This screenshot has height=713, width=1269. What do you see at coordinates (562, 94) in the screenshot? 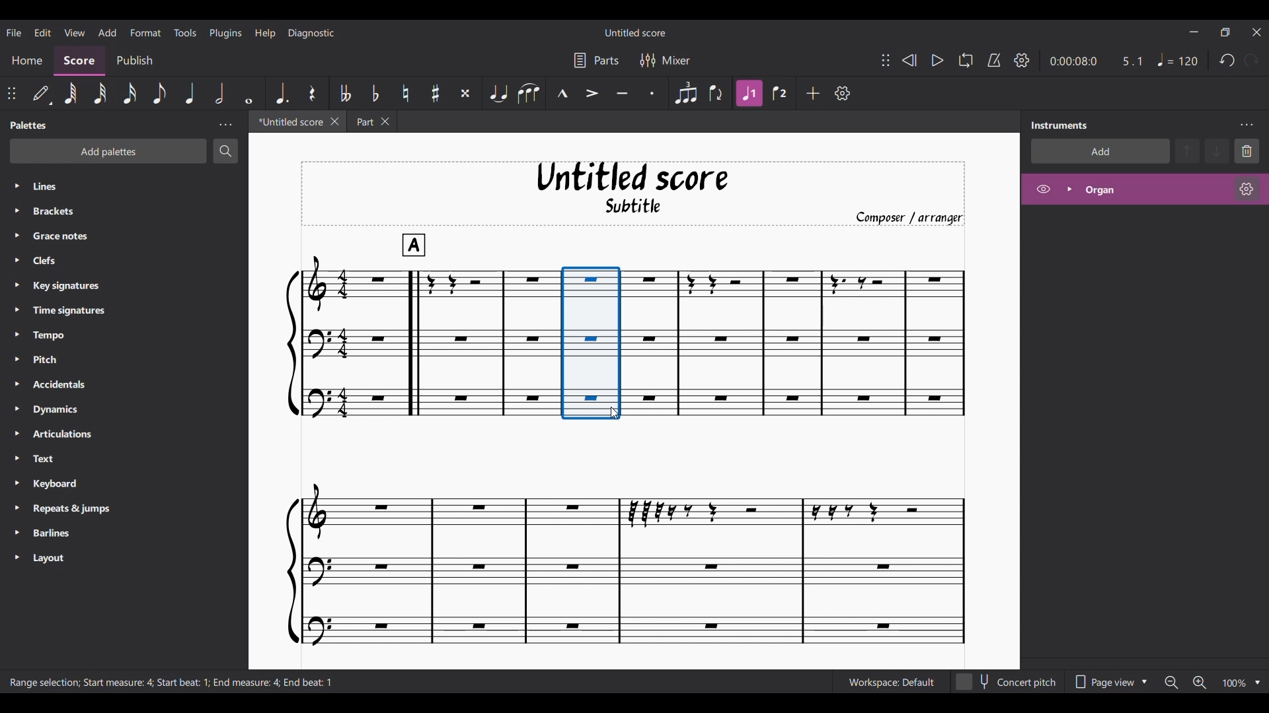
I see `Marcato` at bounding box center [562, 94].